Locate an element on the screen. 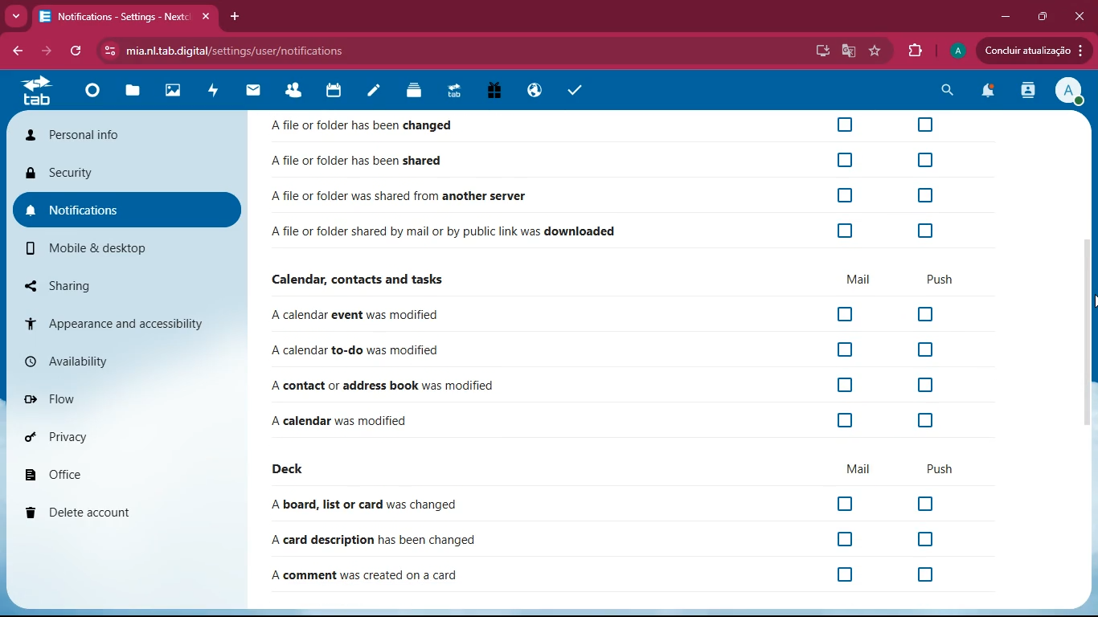  tasks is located at coordinates (577, 92).